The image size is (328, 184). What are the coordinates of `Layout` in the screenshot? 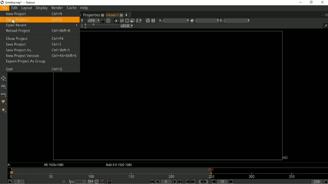 It's located at (26, 8).